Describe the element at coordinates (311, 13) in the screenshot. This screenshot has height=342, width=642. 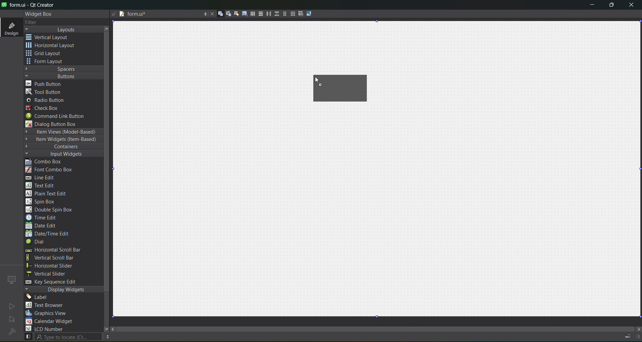
I see `adjust size` at that location.